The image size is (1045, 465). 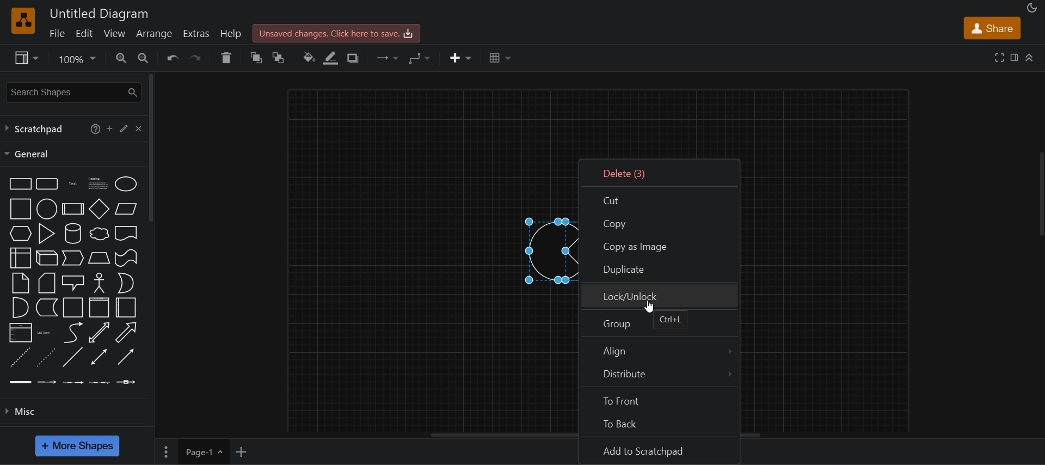 I want to click on misc, so click(x=78, y=410).